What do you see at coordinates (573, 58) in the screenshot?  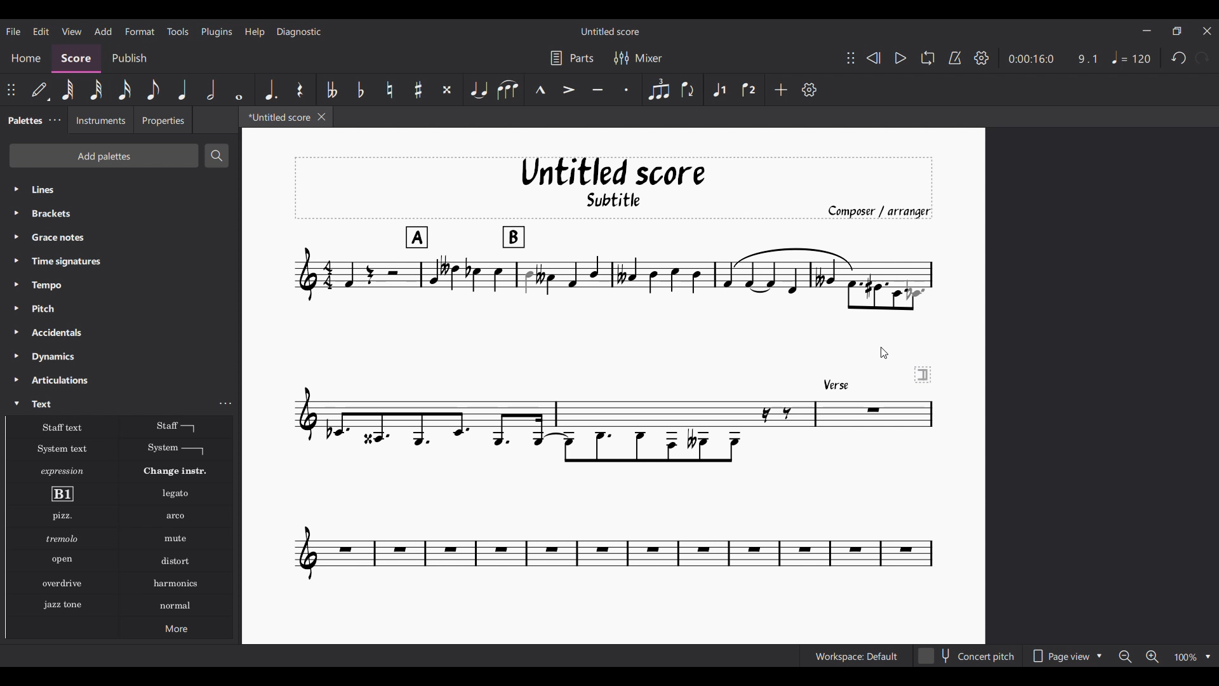 I see `Parts settings` at bounding box center [573, 58].